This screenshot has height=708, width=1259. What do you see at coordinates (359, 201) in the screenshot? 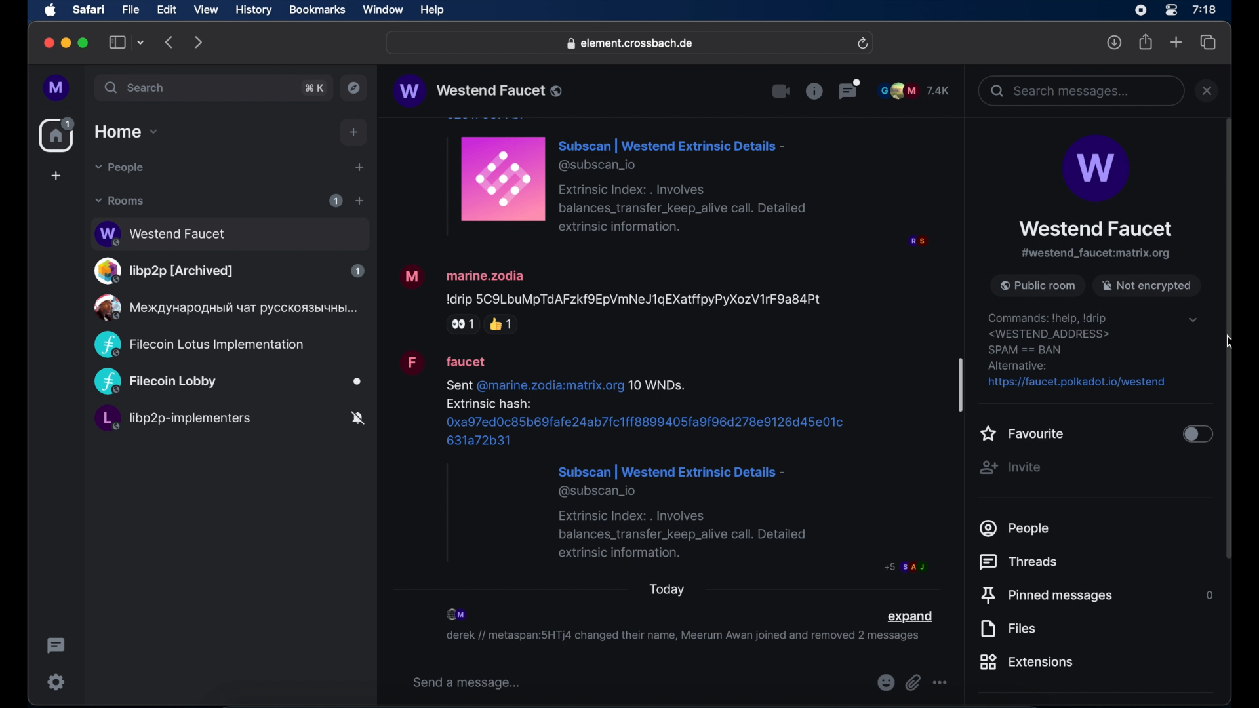
I see `add room` at bounding box center [359, 201].